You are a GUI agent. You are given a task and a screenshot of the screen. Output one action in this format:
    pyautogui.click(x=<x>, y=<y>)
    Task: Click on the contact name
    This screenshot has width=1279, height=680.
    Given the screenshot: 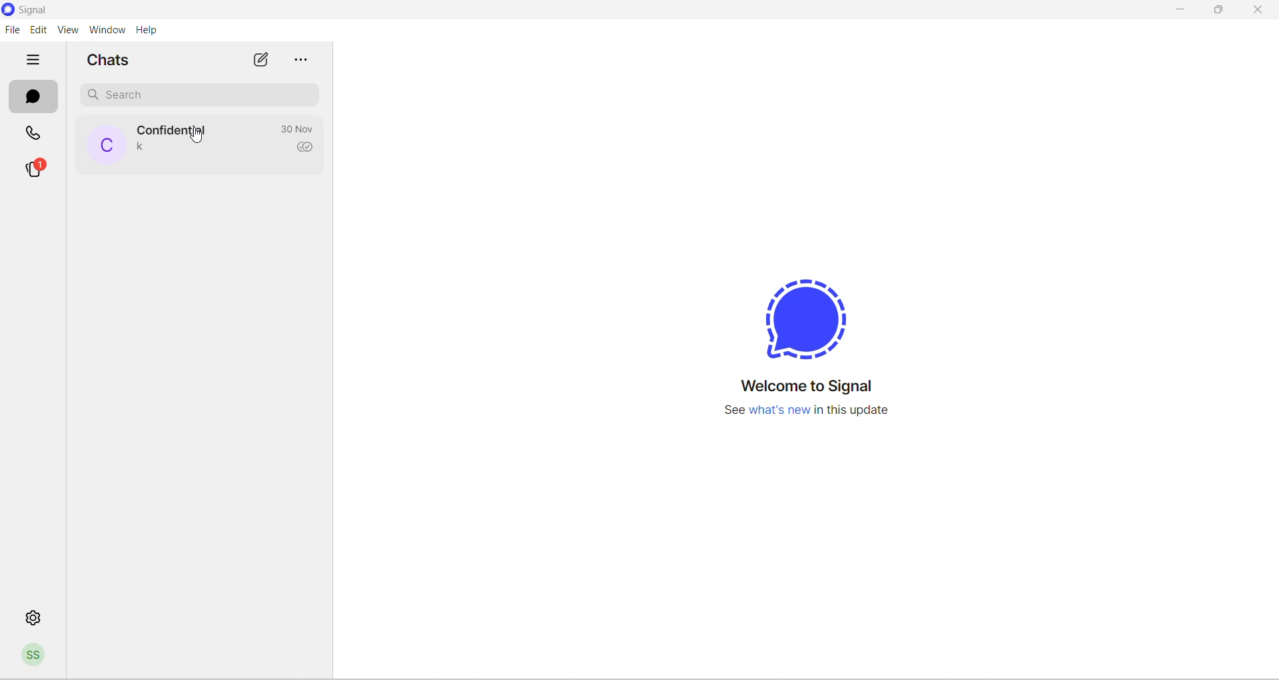 What is the action you would take?
    pyautogui.click(x=173, y=129)
    